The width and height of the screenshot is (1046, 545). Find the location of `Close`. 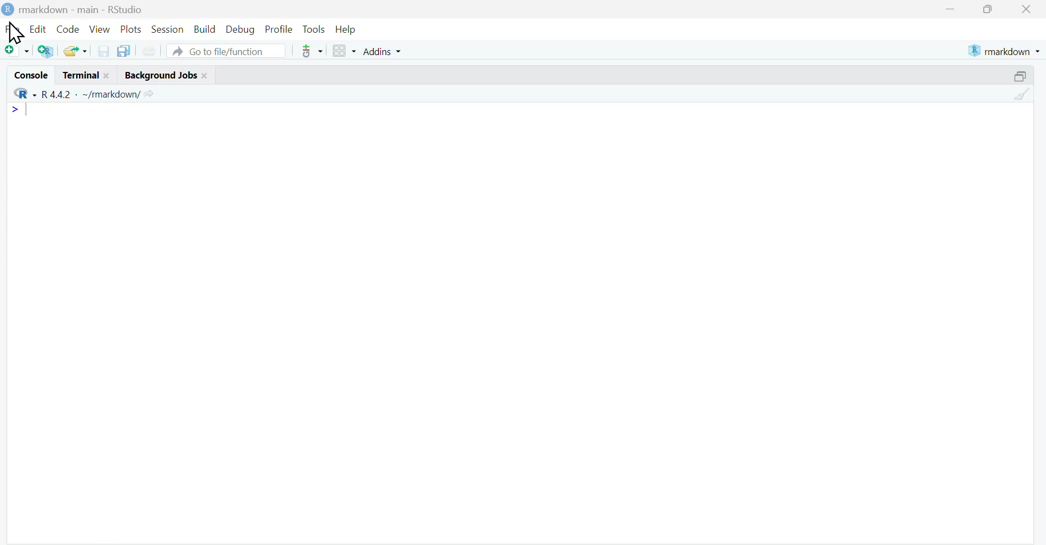

Close is located at coordinates (1027, 9).